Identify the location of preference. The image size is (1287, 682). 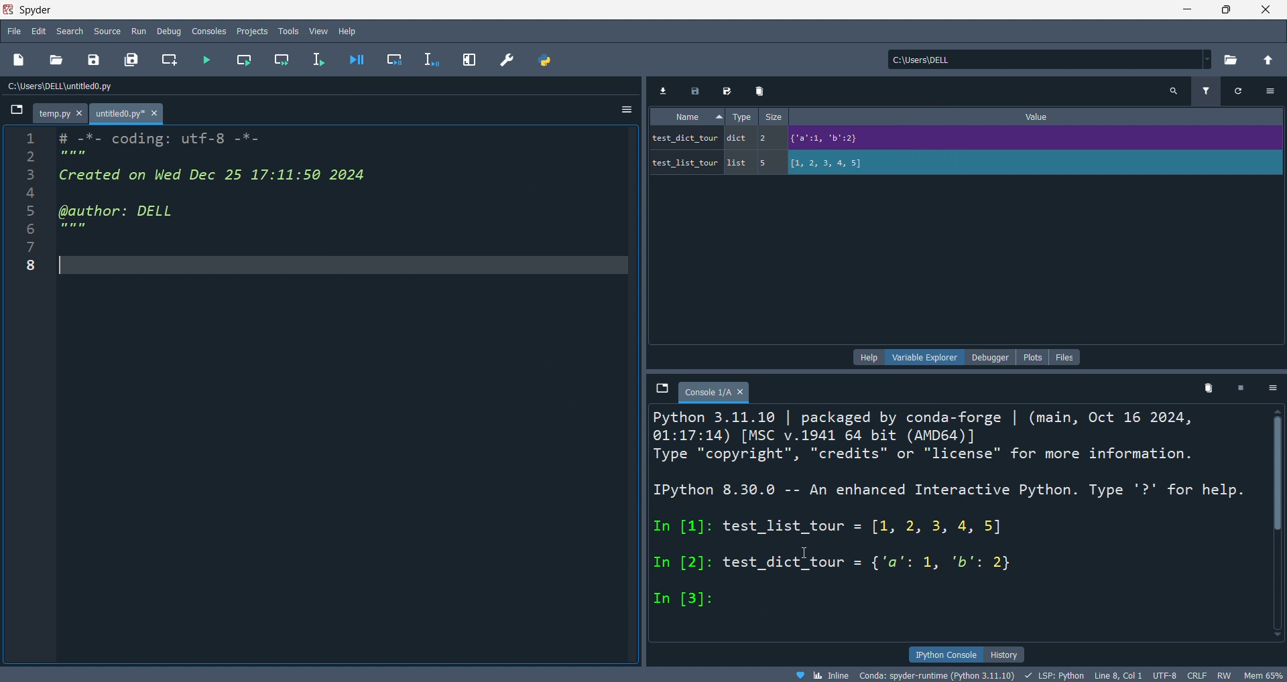
(509, 60).